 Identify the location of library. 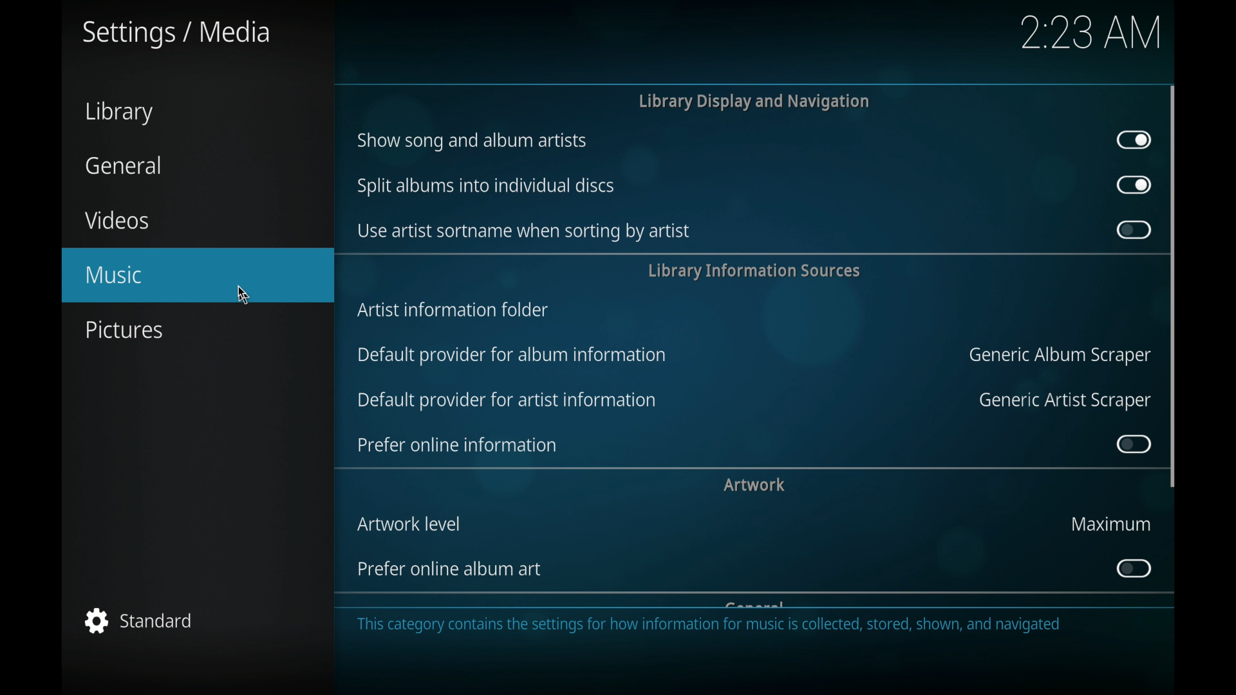
(118, 113).